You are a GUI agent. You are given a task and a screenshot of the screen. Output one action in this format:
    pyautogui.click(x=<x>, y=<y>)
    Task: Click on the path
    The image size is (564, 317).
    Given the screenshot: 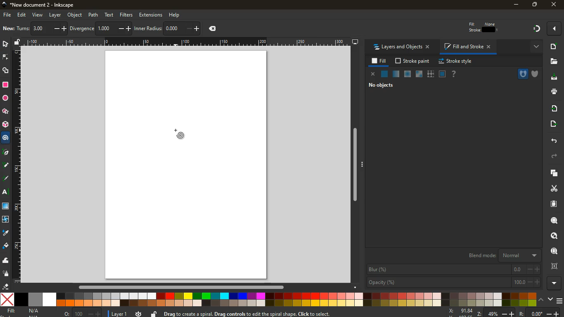 What is the action you would take?
    pyautogui.click(x=93, y=15)
    